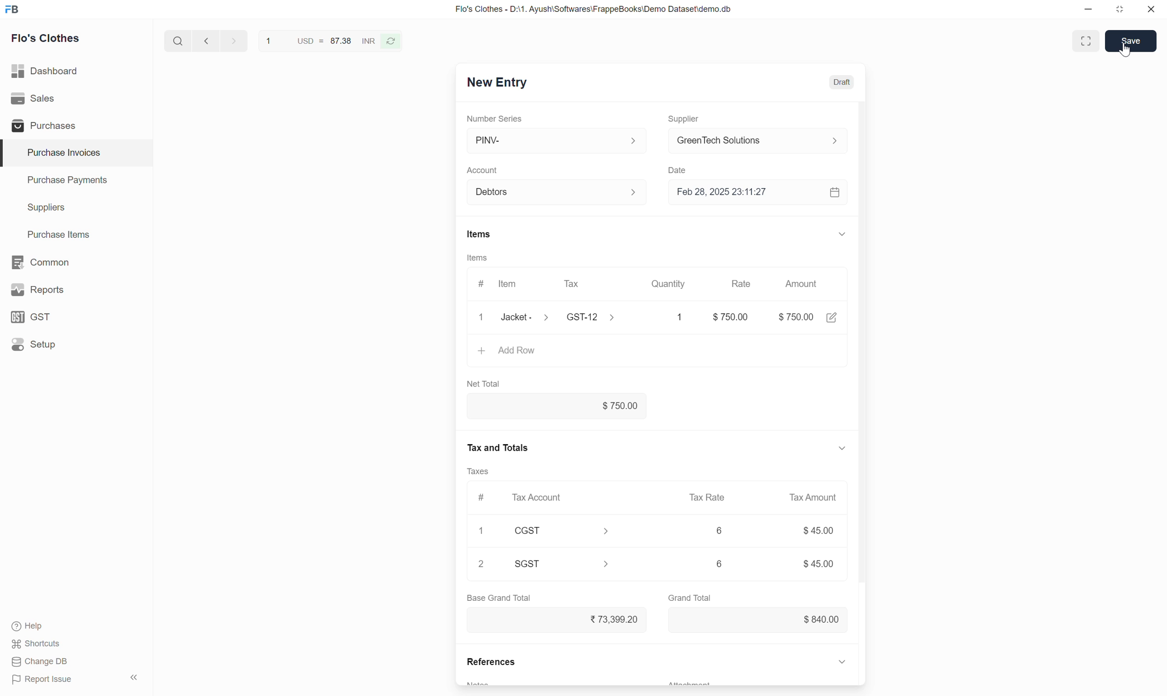  What do you see at coordinates (1086, 41) in the screenshot?
I see `Toggle between form and full width` at bounding box center [1086, 41].